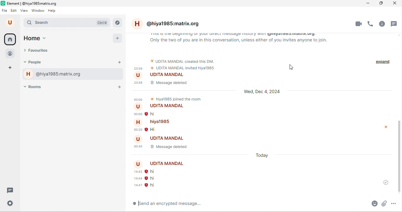 The height and width of the screenshot is (212, 402). I want to click on add, so click(118, 38).